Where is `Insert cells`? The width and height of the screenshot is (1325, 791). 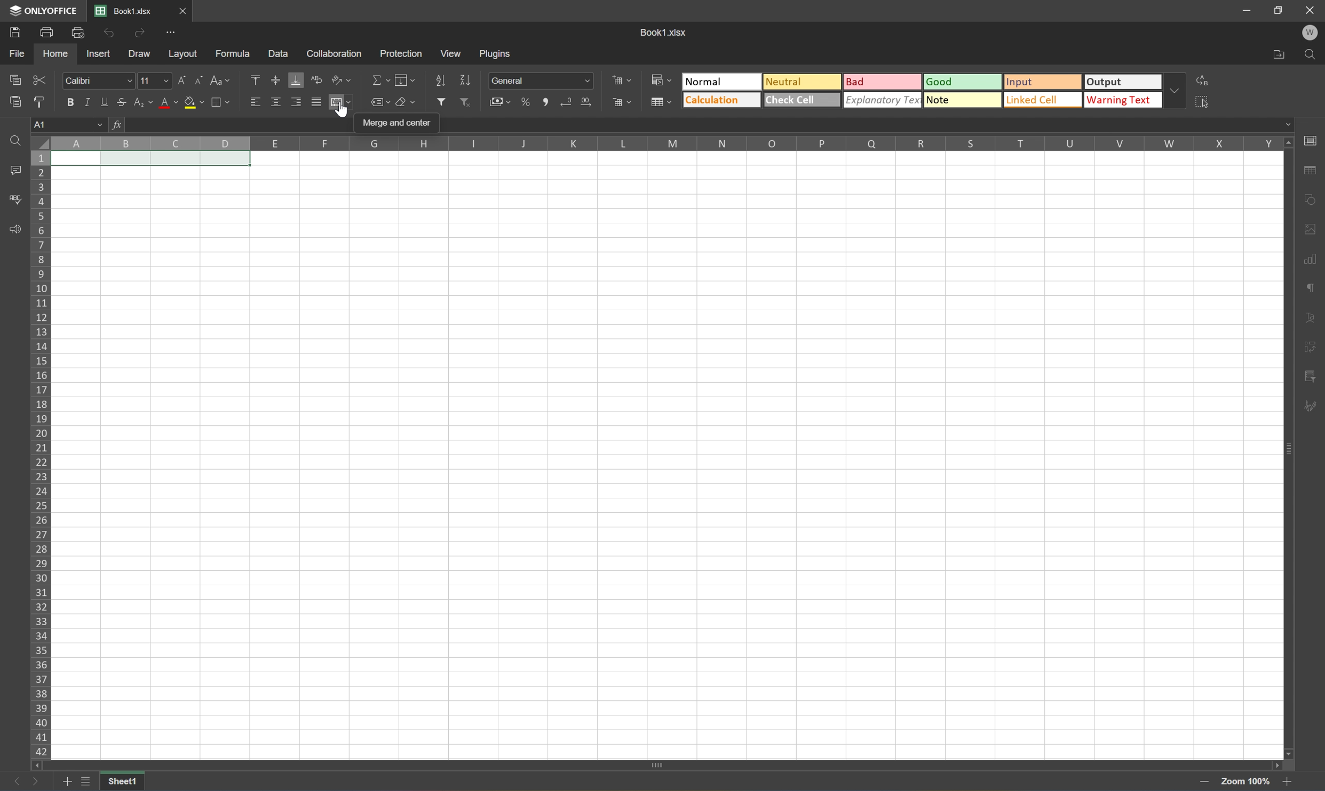
Insert cells is located at coordinates (620, 79).